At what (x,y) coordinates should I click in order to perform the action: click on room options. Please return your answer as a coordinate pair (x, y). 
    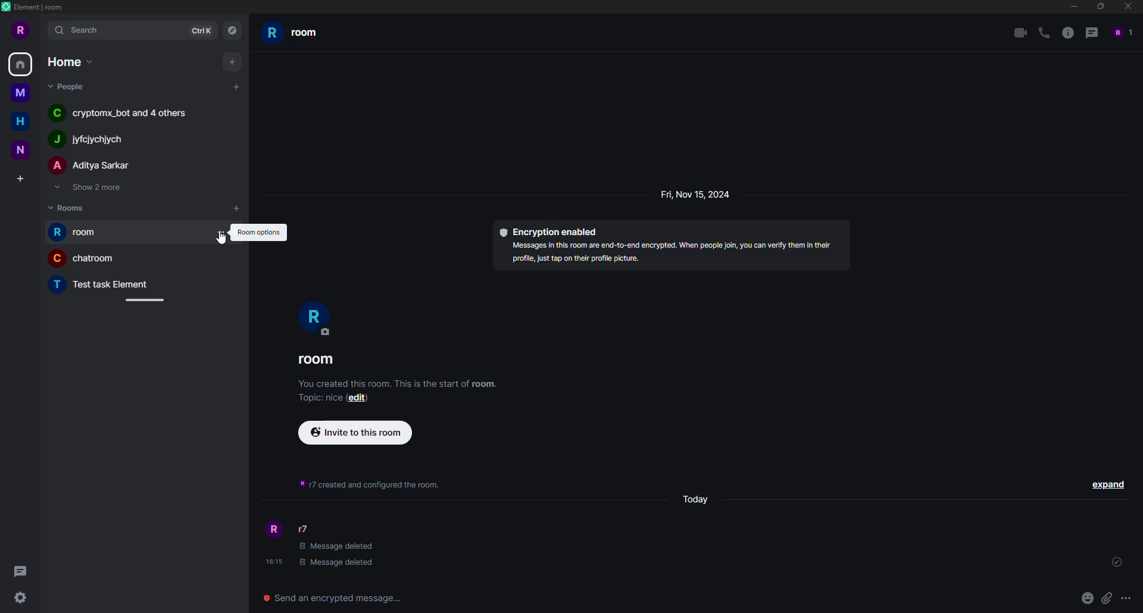
    Looking at the image, I should click on (218, 232).